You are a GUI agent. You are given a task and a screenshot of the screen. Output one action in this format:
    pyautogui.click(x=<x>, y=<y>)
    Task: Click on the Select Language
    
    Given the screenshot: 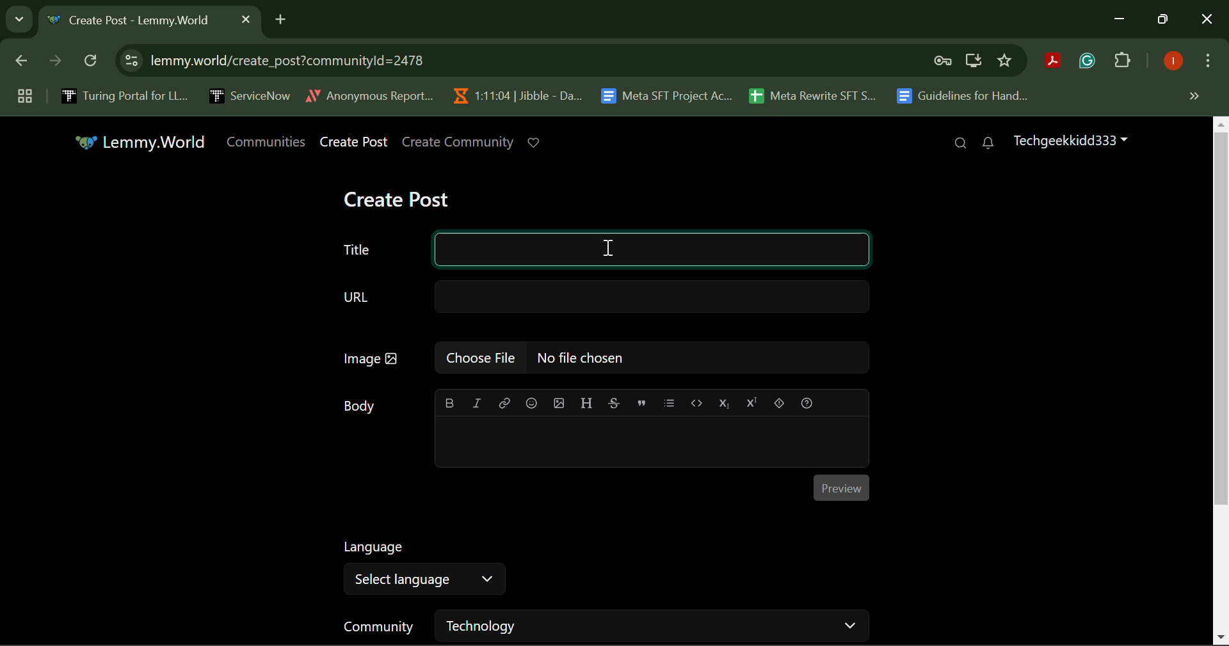 What is the action you would take?
    pyautogui.click(x=424, y=568)
    